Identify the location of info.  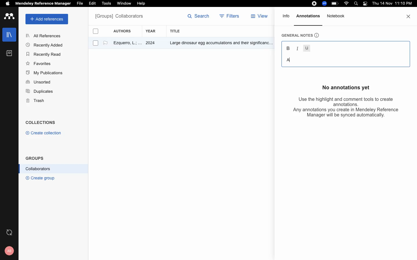
(286, 18).